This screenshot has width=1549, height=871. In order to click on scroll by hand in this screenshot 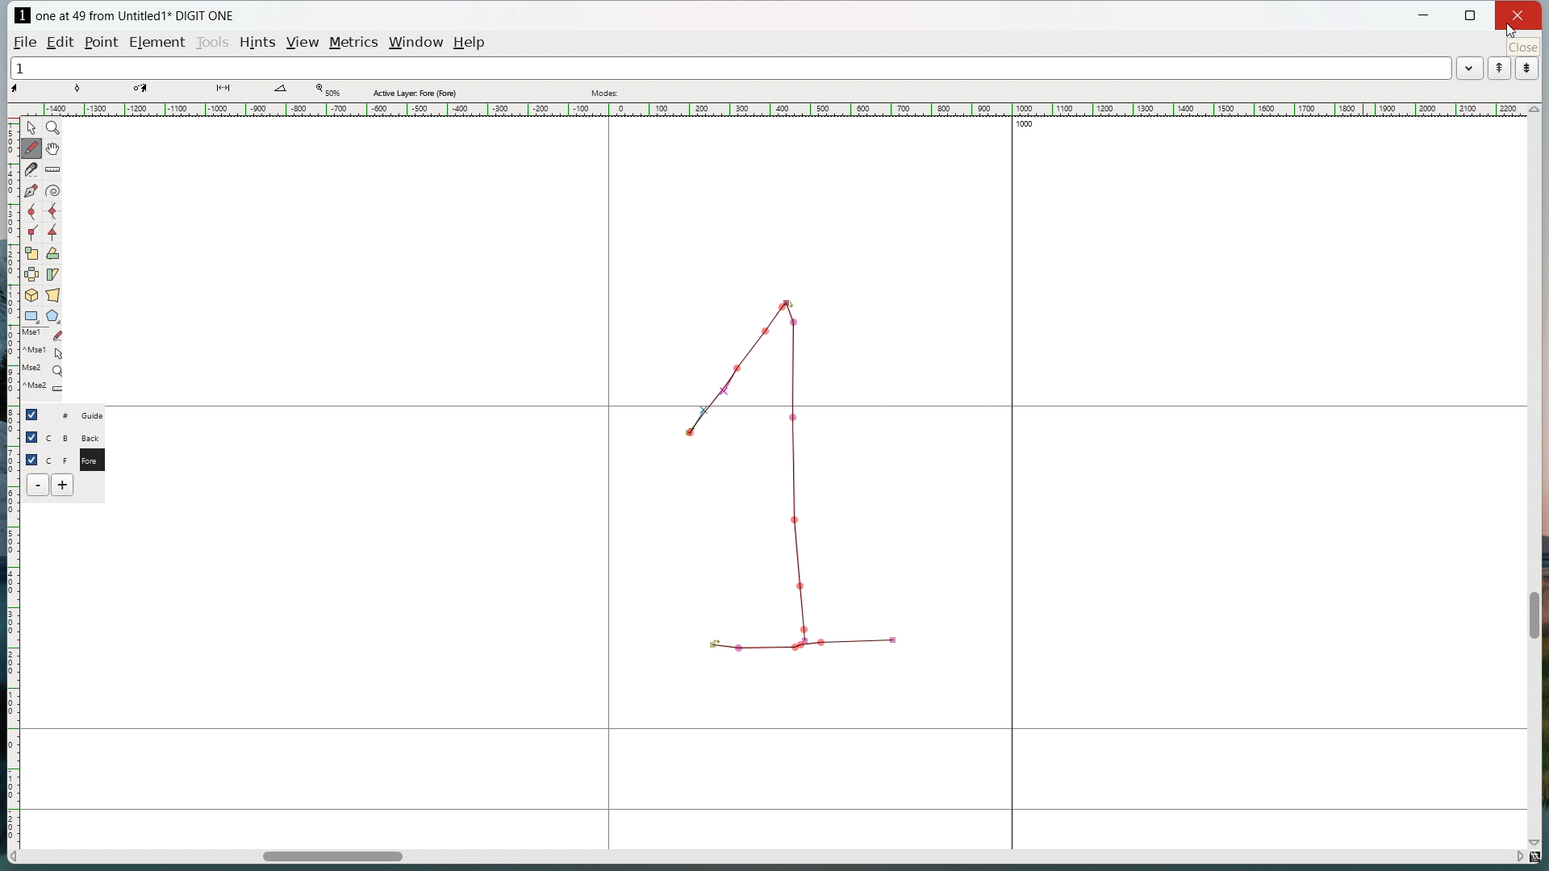, I will do `click(55, 148)`.